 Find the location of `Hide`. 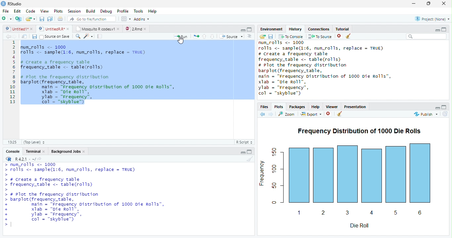

Hide is located at coordinates (437, 108).